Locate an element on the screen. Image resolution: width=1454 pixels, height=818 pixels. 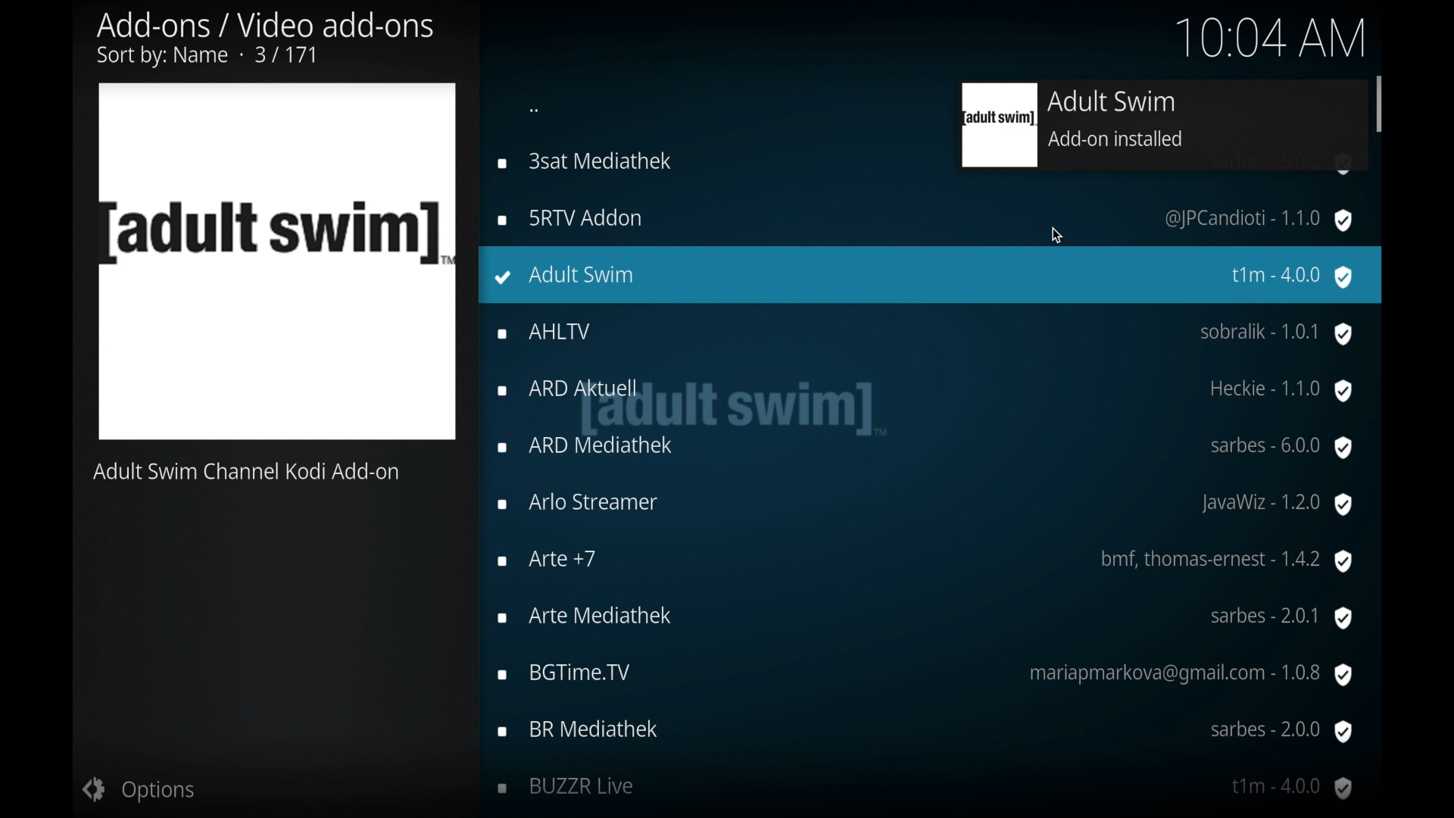
pop-up is located at coordinates (1150, 126).